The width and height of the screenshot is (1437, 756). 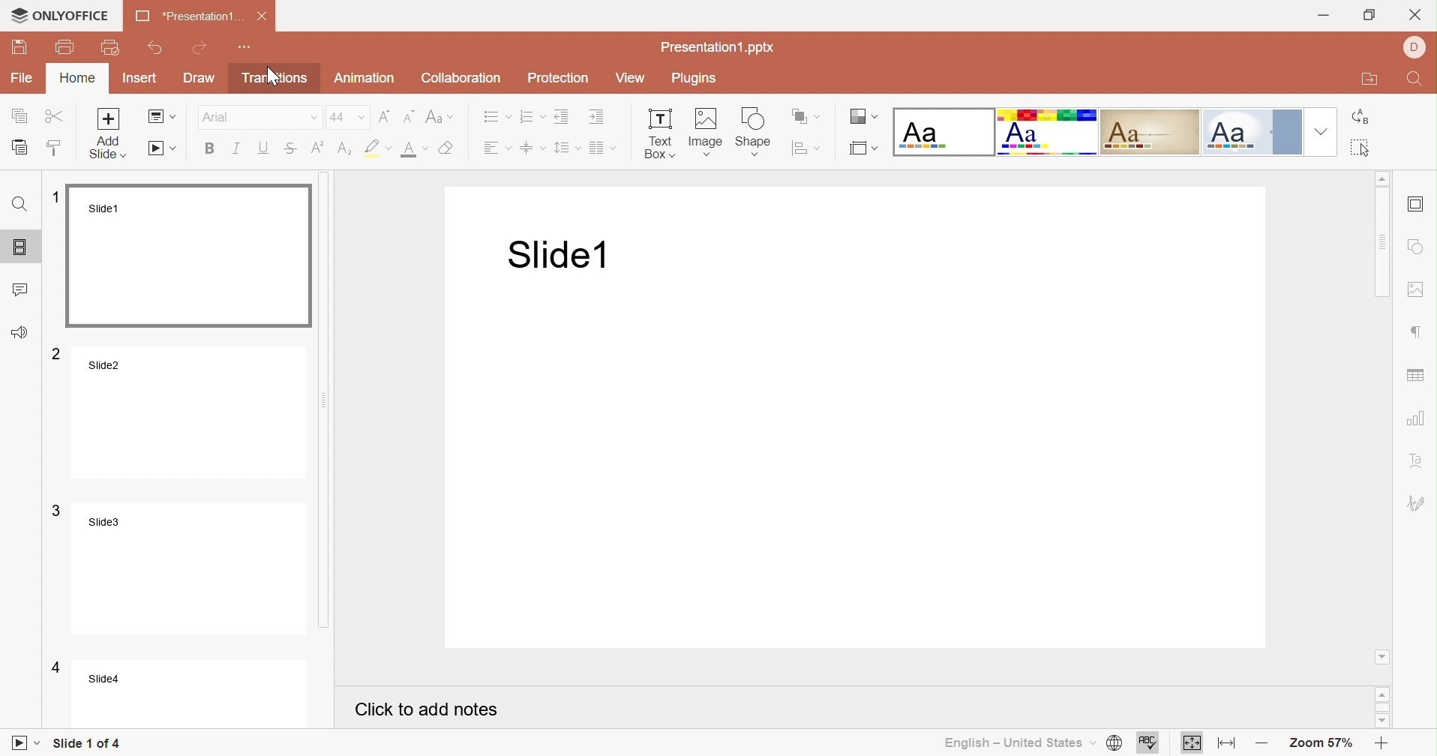 I want to click on Increment font size, so click(x=385, y=117).